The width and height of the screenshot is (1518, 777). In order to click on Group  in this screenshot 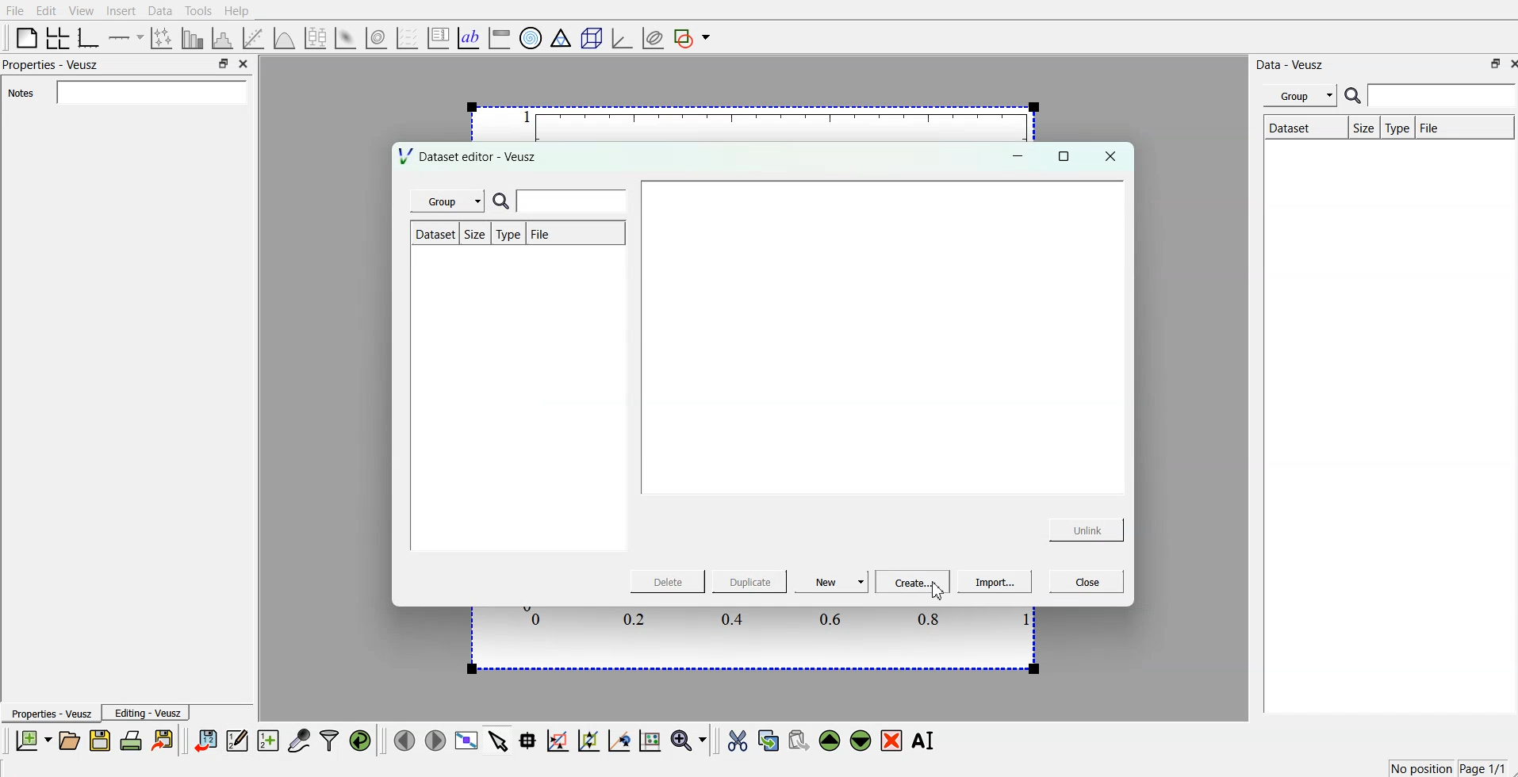, I will do `click(1301, 95)`.